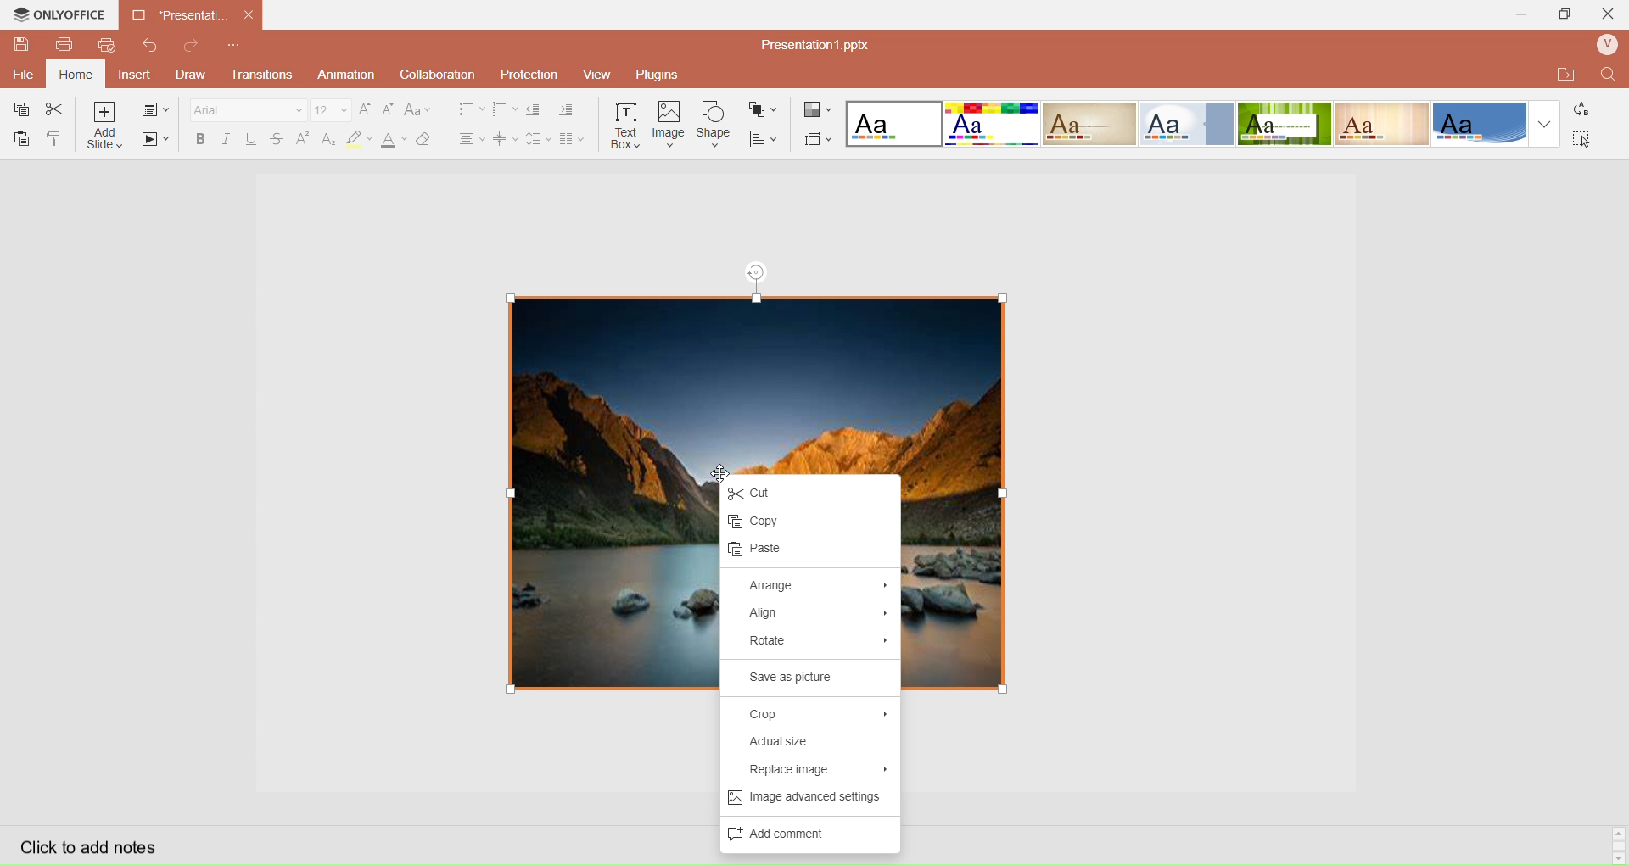 This screenshot has height=865, width=1629. What do you see at coordinates (573, 139) in the screenshot?
I see `Insert Columns` at bounding box center [573, 139].